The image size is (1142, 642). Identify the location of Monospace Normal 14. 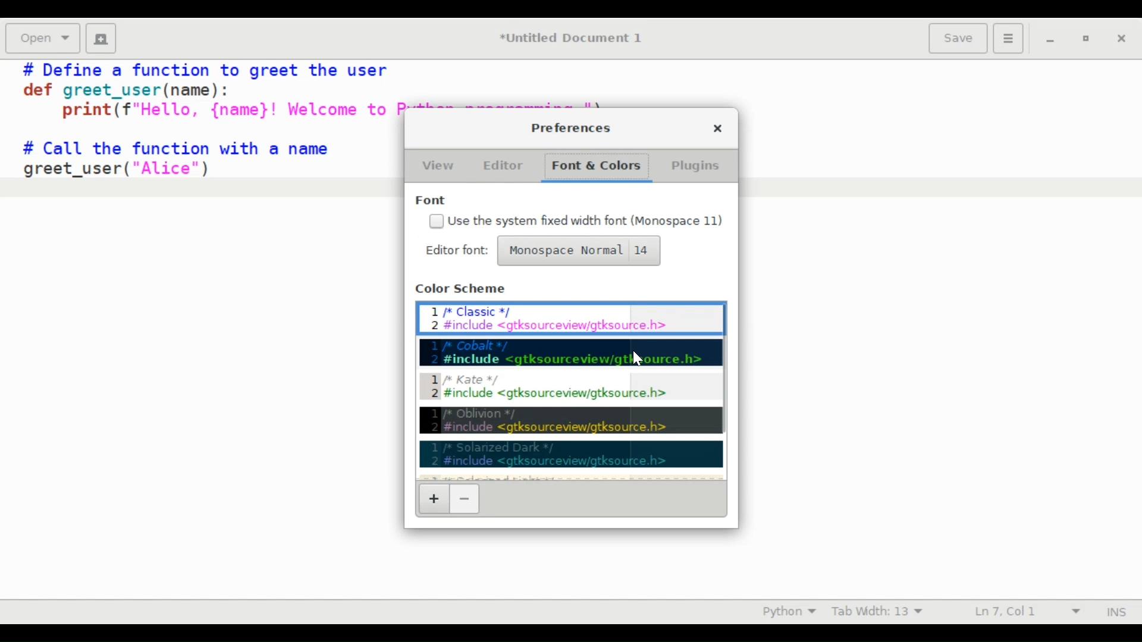
(578, 251).